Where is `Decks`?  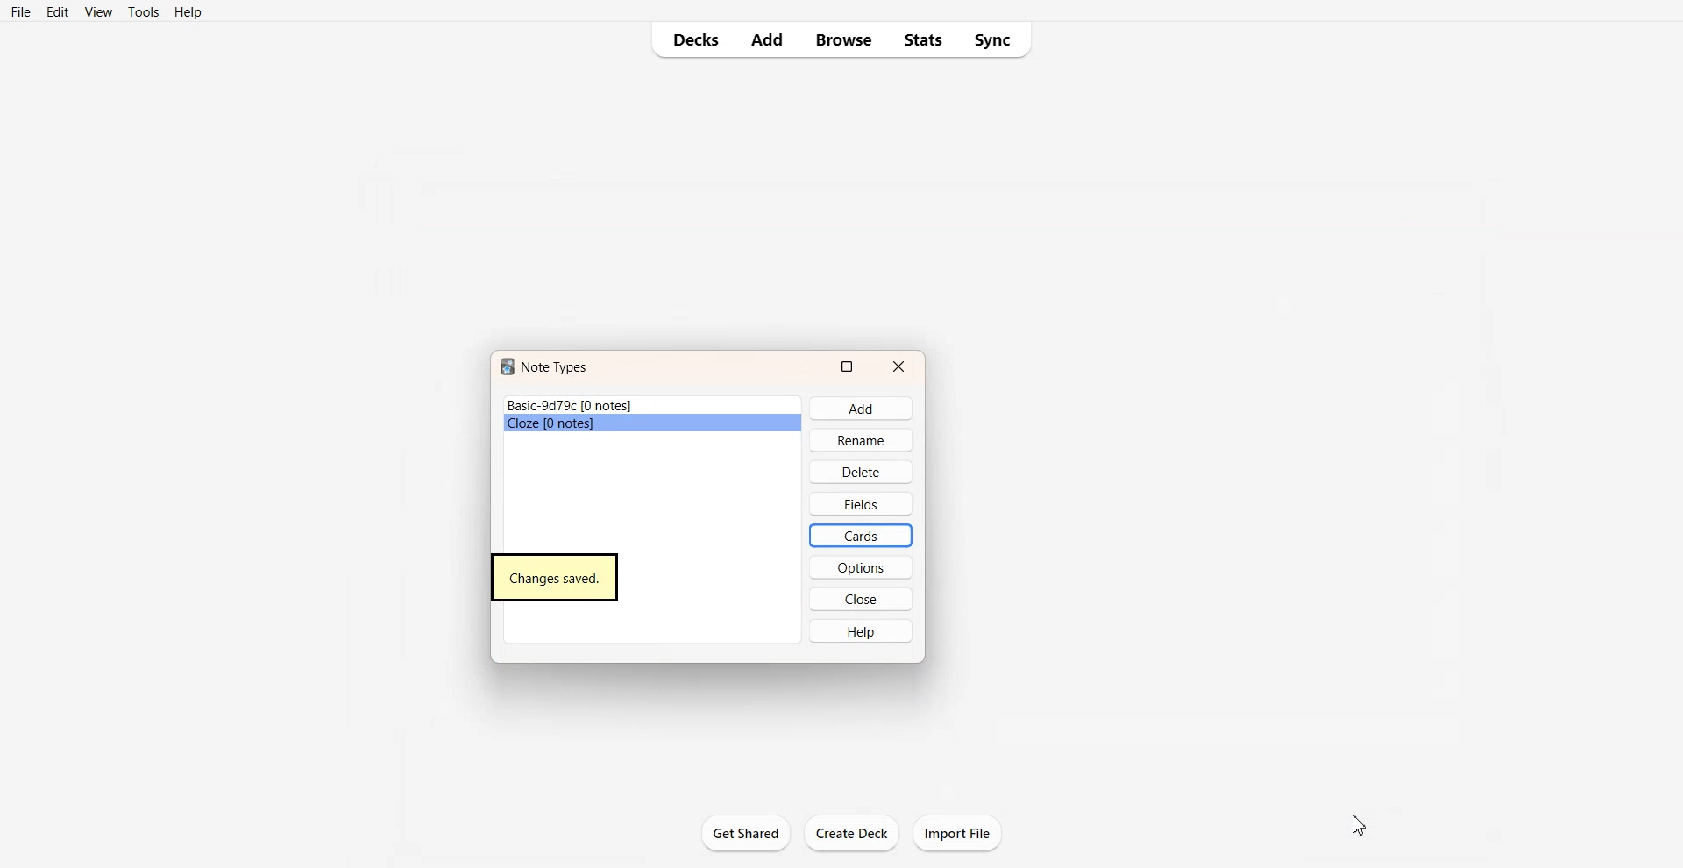 Decks is located at coordinates (690, 39).